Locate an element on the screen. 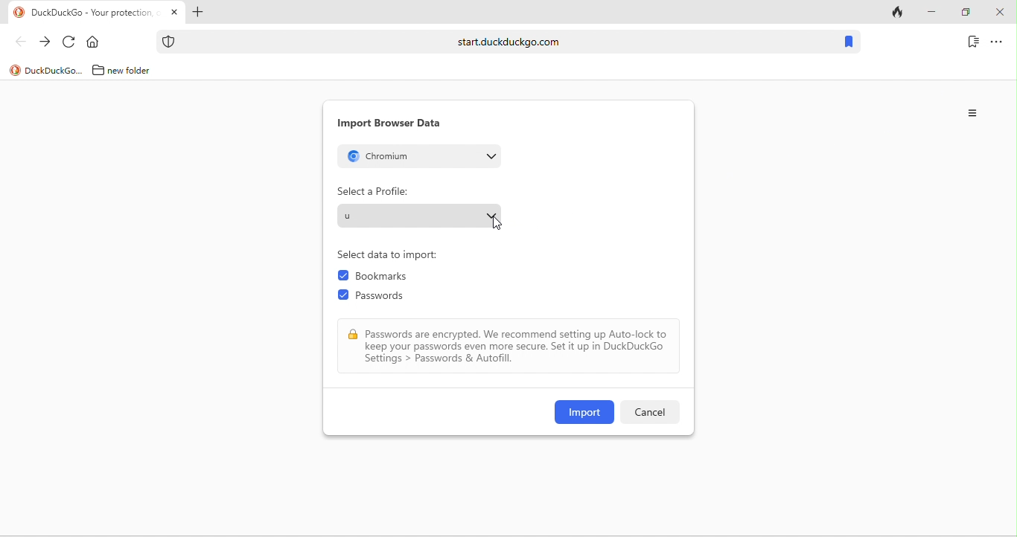  close tab is located at coordinates (174, 13).